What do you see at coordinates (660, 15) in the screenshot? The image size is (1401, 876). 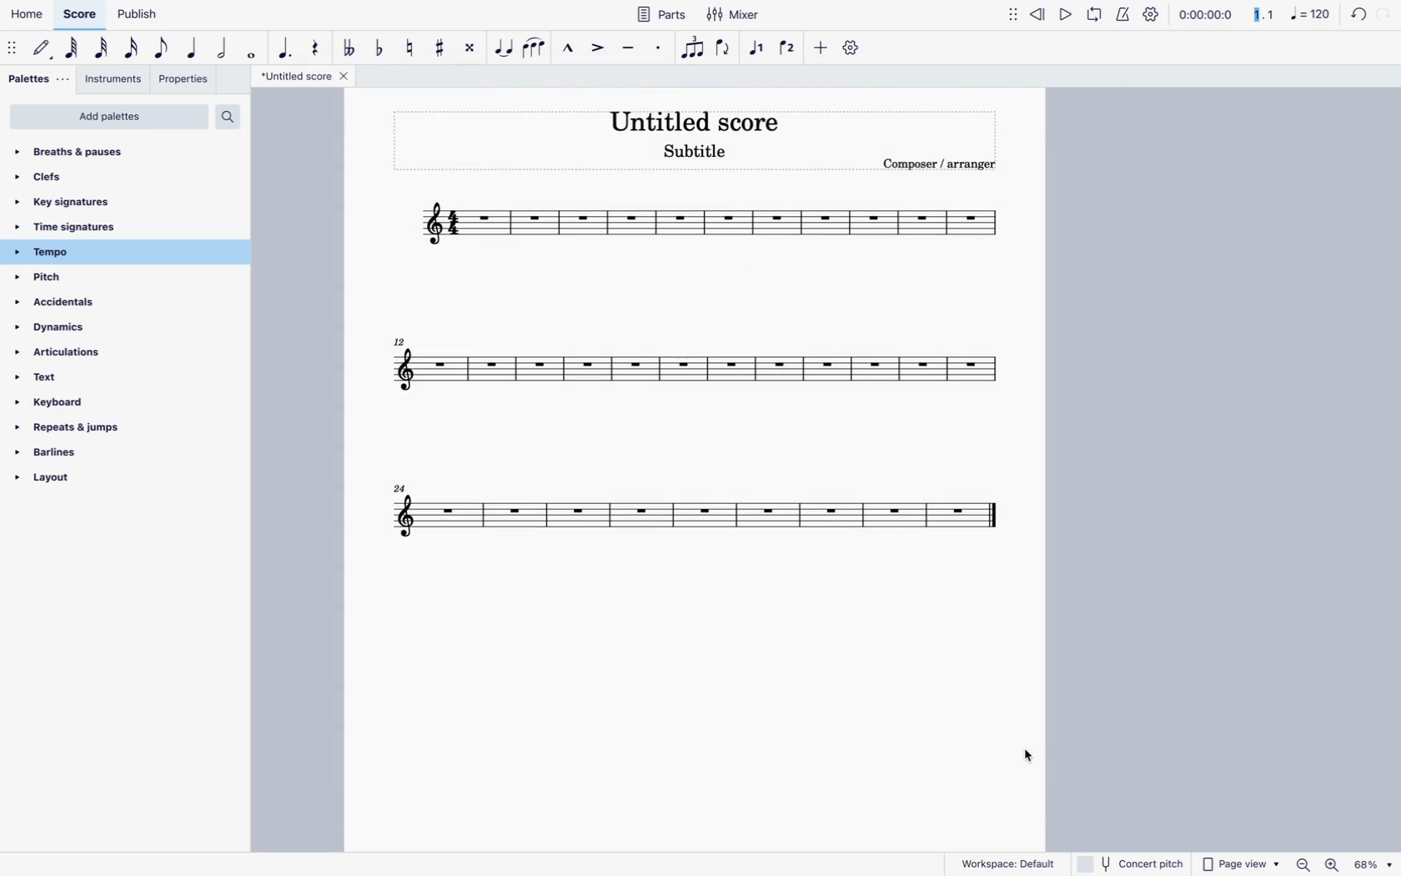 I see `Parts` at bounding box center [660, 15].